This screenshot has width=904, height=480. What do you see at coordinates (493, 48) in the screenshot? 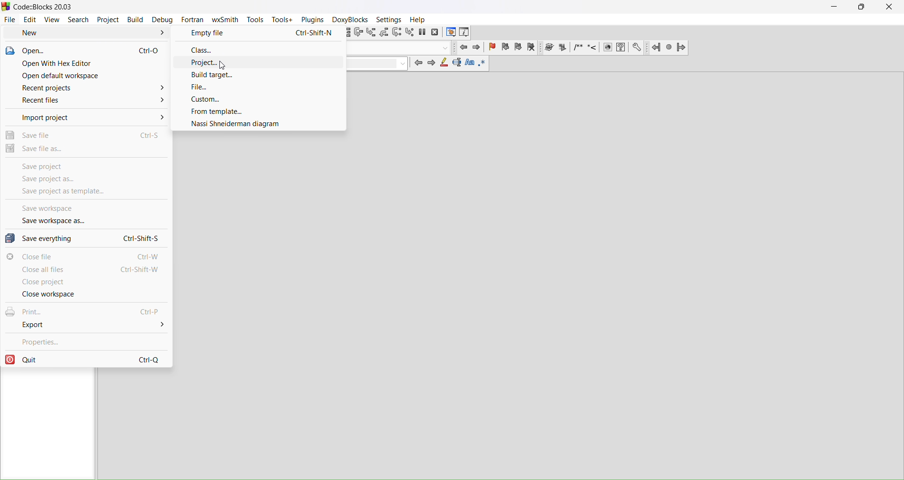
I see `toggle bookmark` at bounding box center [493, 48].